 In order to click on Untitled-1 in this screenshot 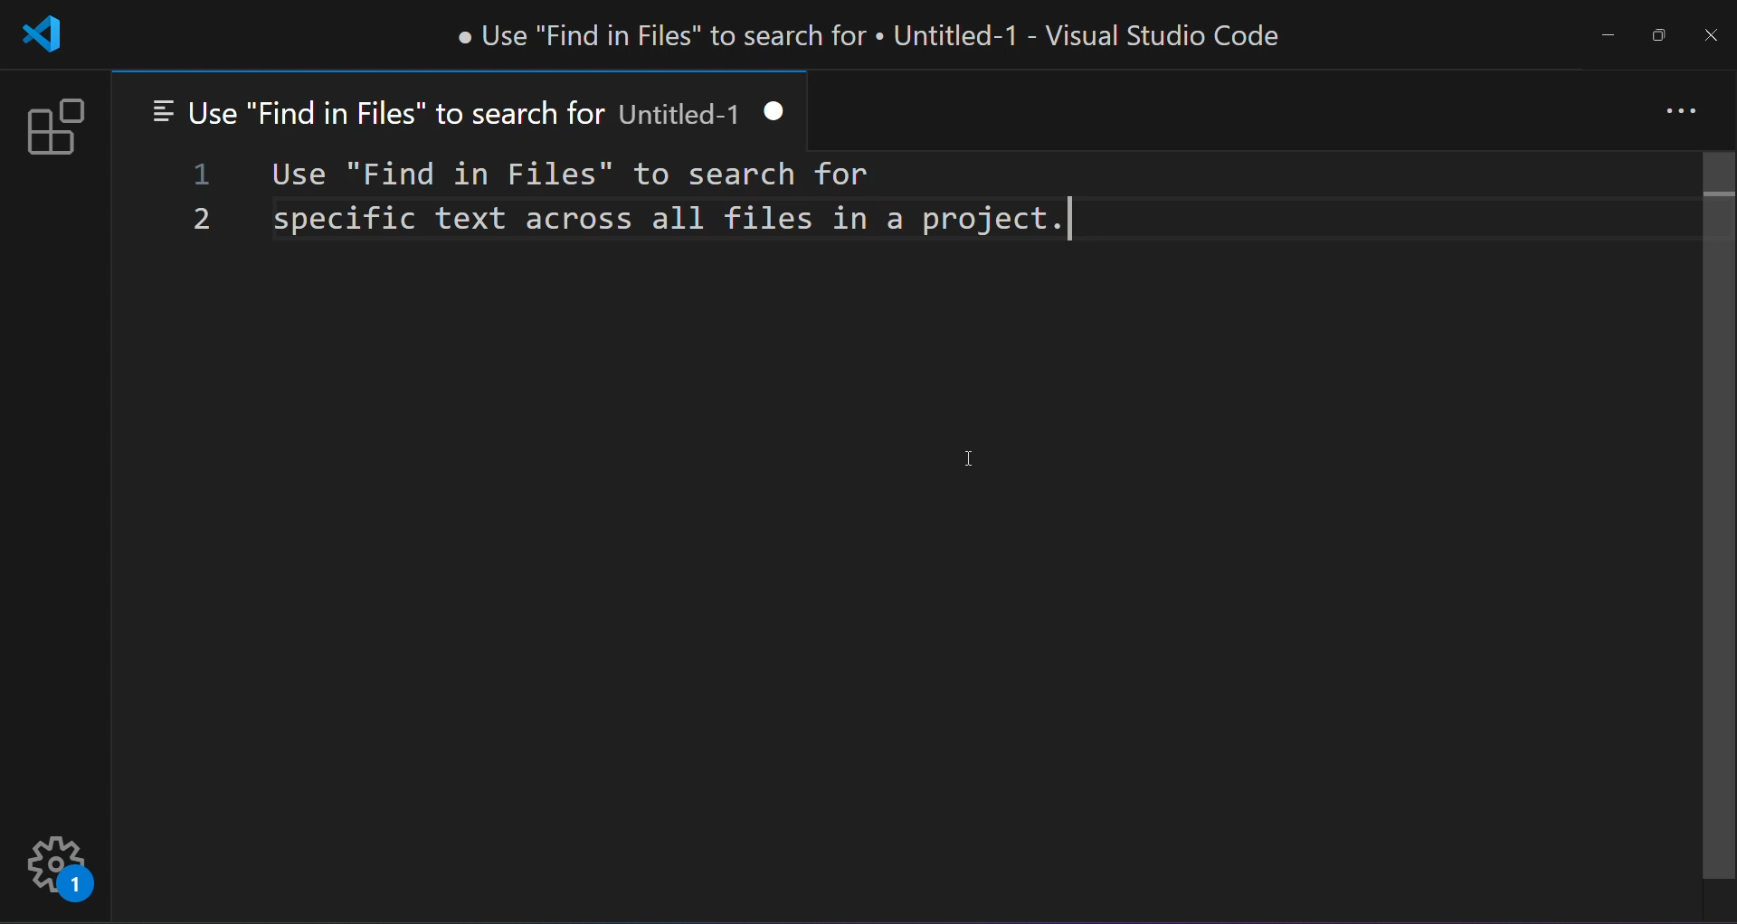, I will do `click(684, 114)`.